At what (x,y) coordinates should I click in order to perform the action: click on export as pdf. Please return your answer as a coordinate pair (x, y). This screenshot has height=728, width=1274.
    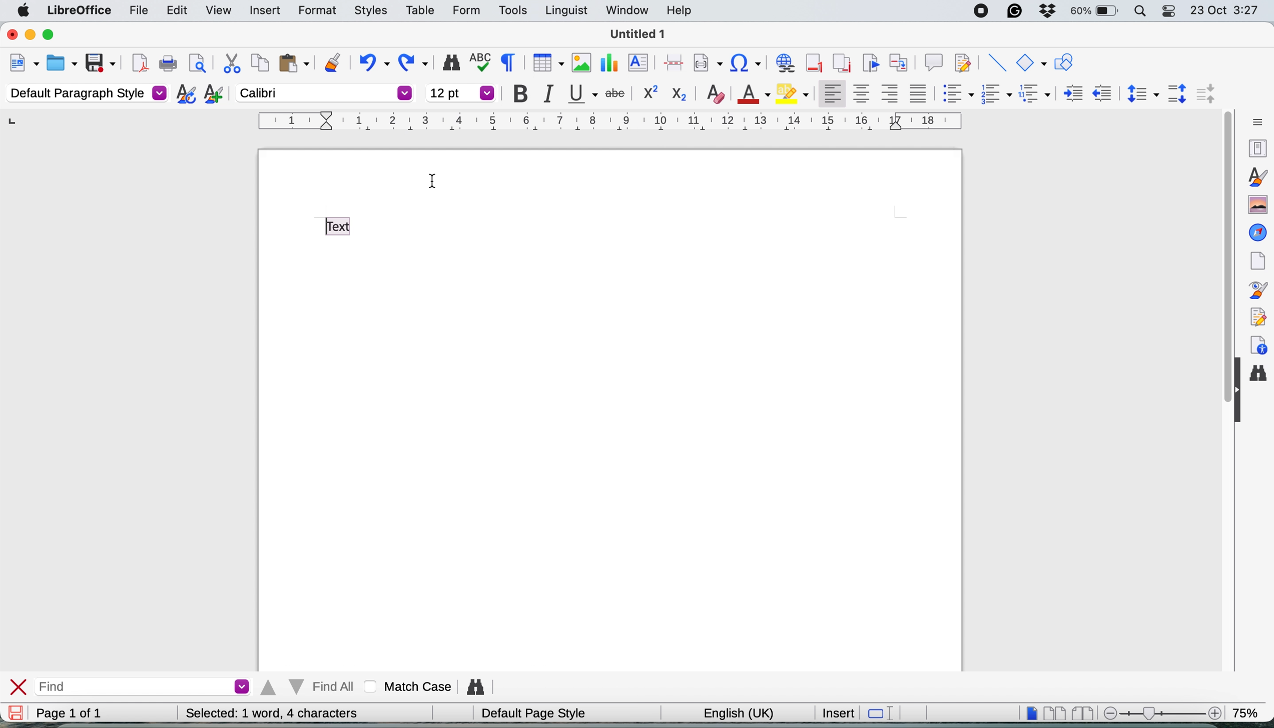
    Looking at the image, I should click on (137, 64).